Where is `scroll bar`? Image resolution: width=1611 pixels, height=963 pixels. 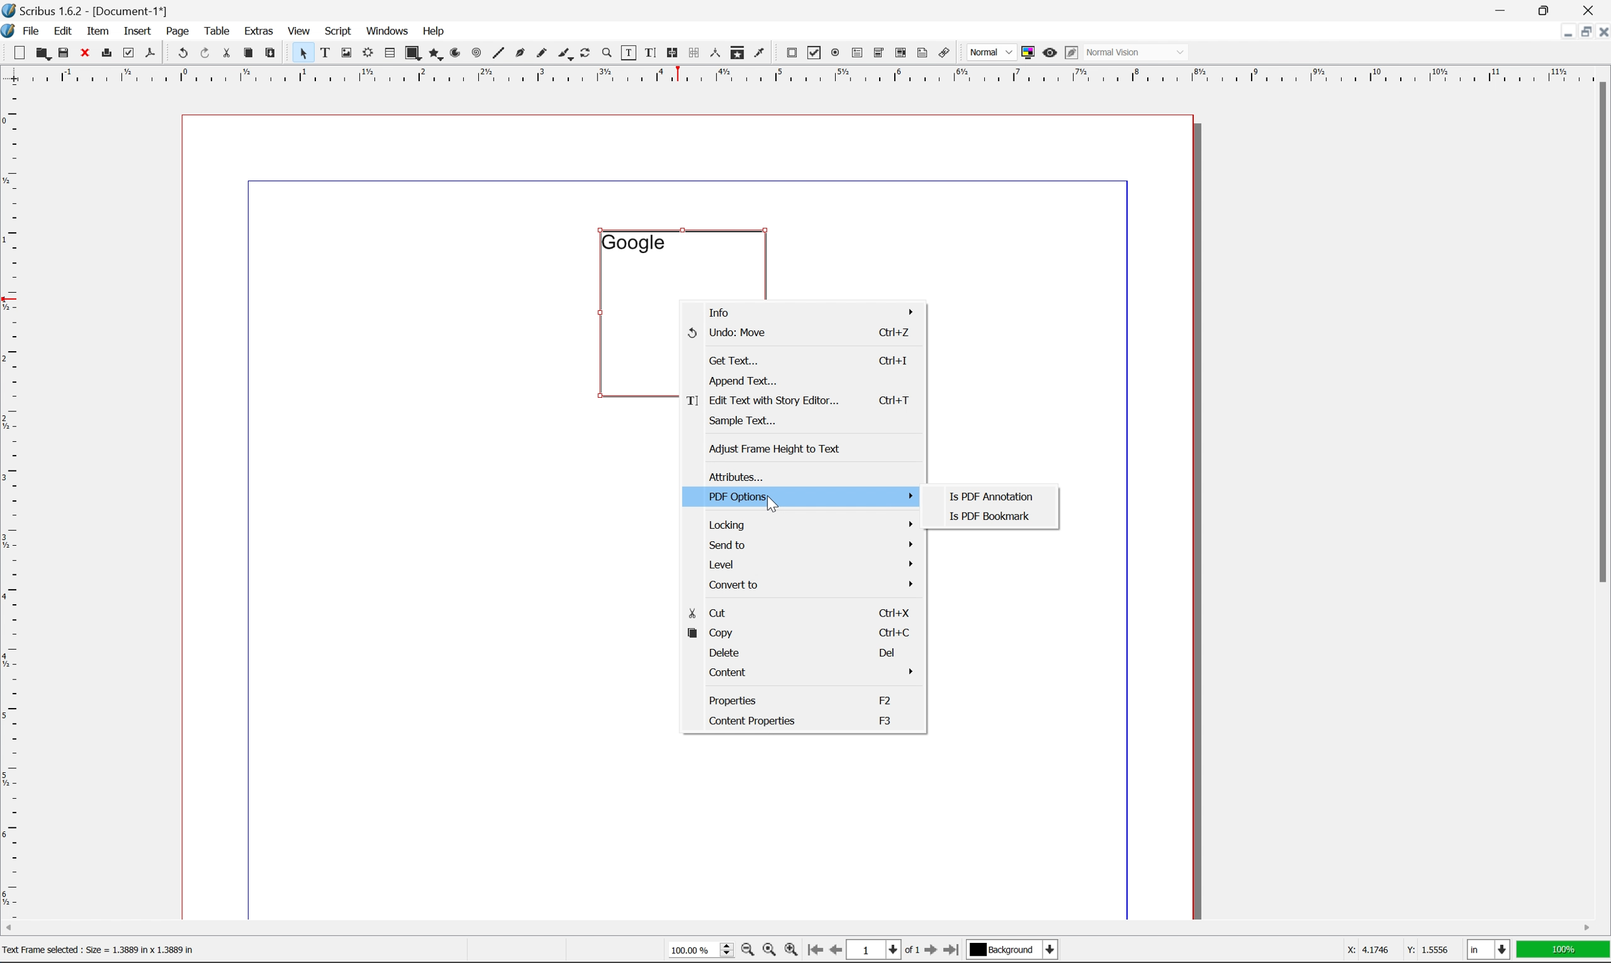
scroll bar is located at coordinates (797, 927).